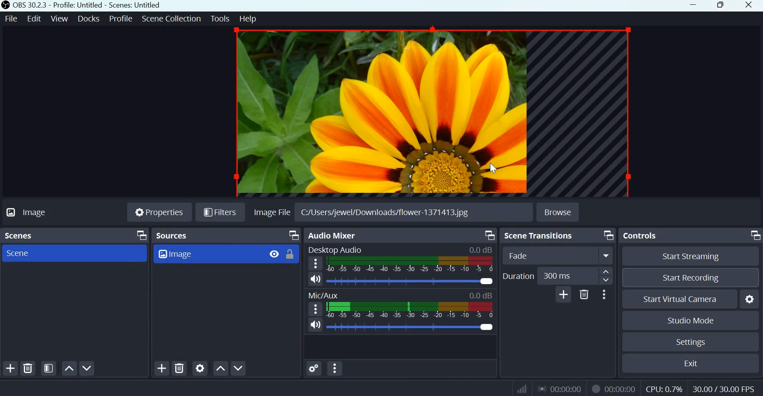  I want to click on Scene transitions, so click(538, 236).